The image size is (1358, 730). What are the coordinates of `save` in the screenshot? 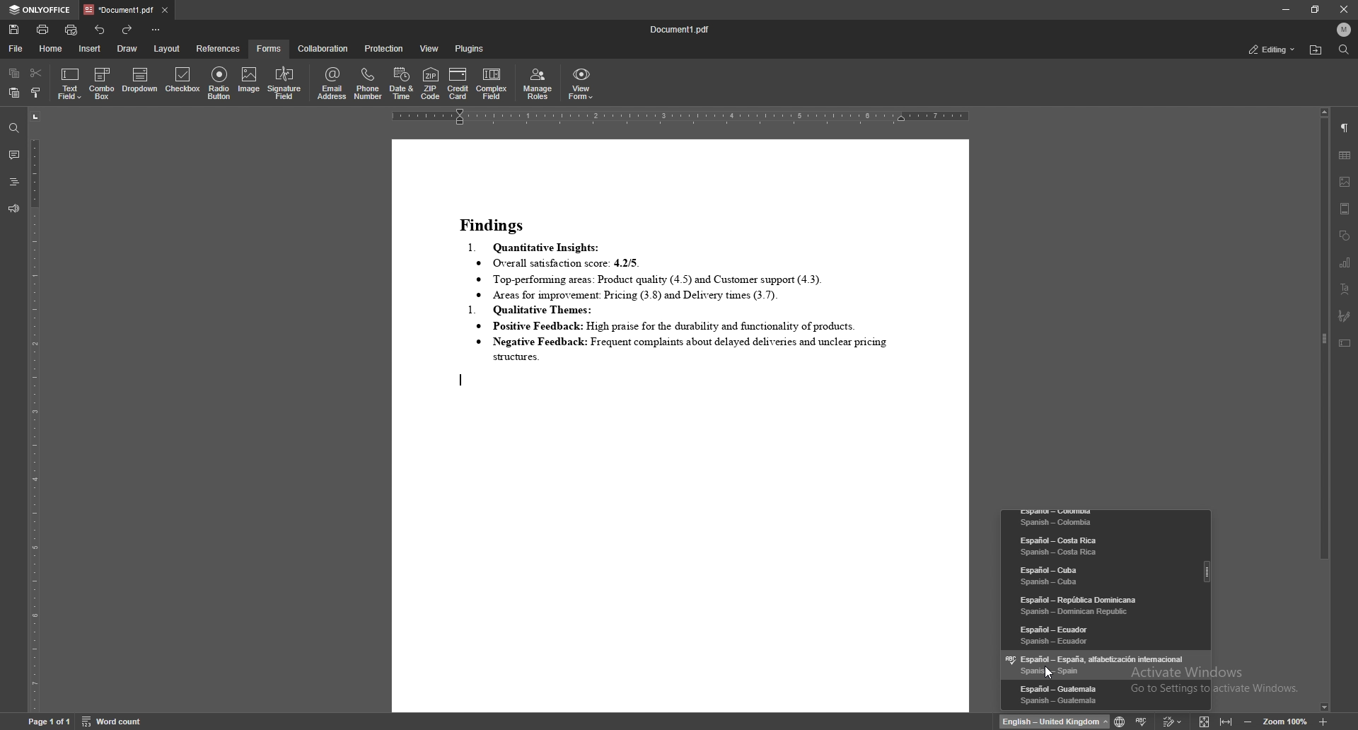 It's located at (14, 30).